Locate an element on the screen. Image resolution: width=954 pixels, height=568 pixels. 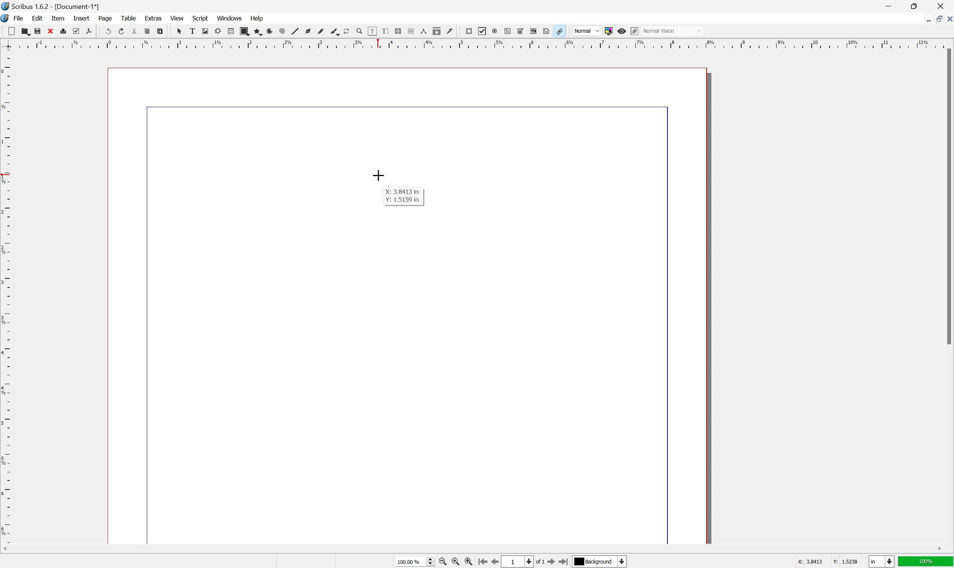
pdf push button is located at coordinates (469, 31).